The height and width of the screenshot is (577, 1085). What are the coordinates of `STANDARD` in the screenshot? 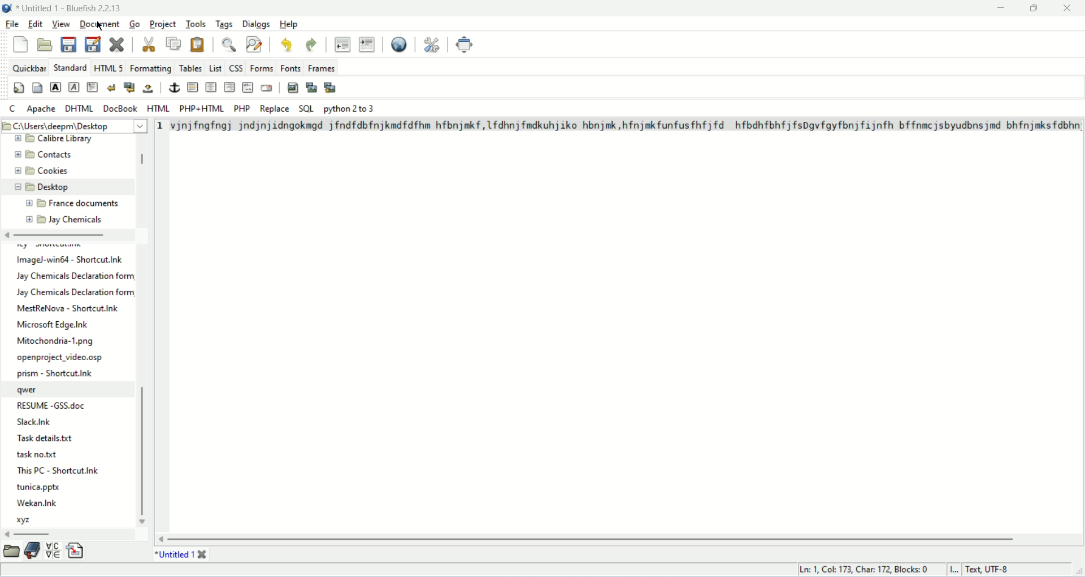 It's located at (70, 67).